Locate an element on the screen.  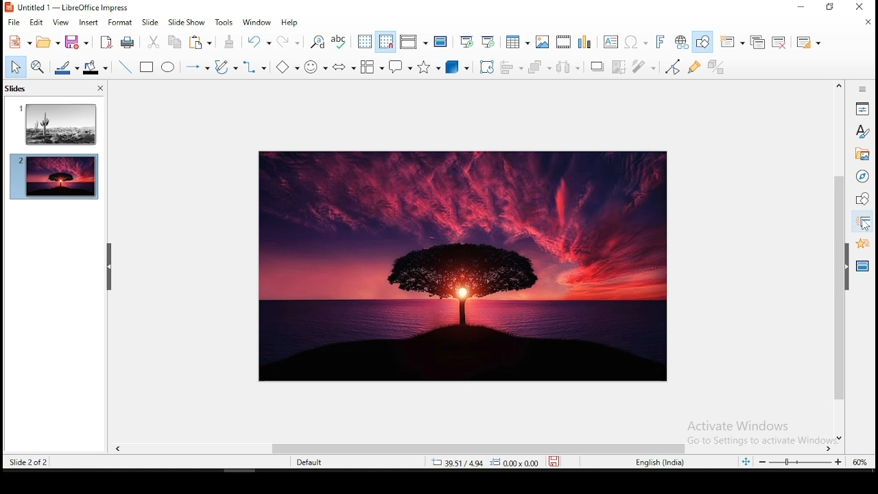
save is located at coordinates (76, 43).